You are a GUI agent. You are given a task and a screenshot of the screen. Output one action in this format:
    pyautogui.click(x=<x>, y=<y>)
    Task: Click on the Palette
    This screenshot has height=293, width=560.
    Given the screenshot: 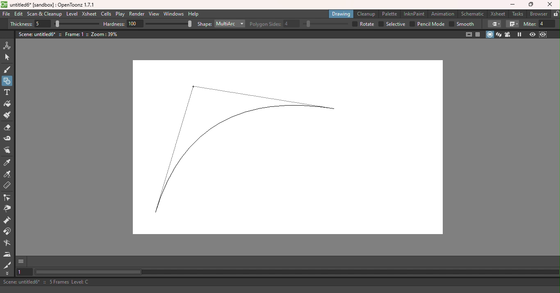 What is the action you would take?
    pyautogui.click(x=389, y=14)
    